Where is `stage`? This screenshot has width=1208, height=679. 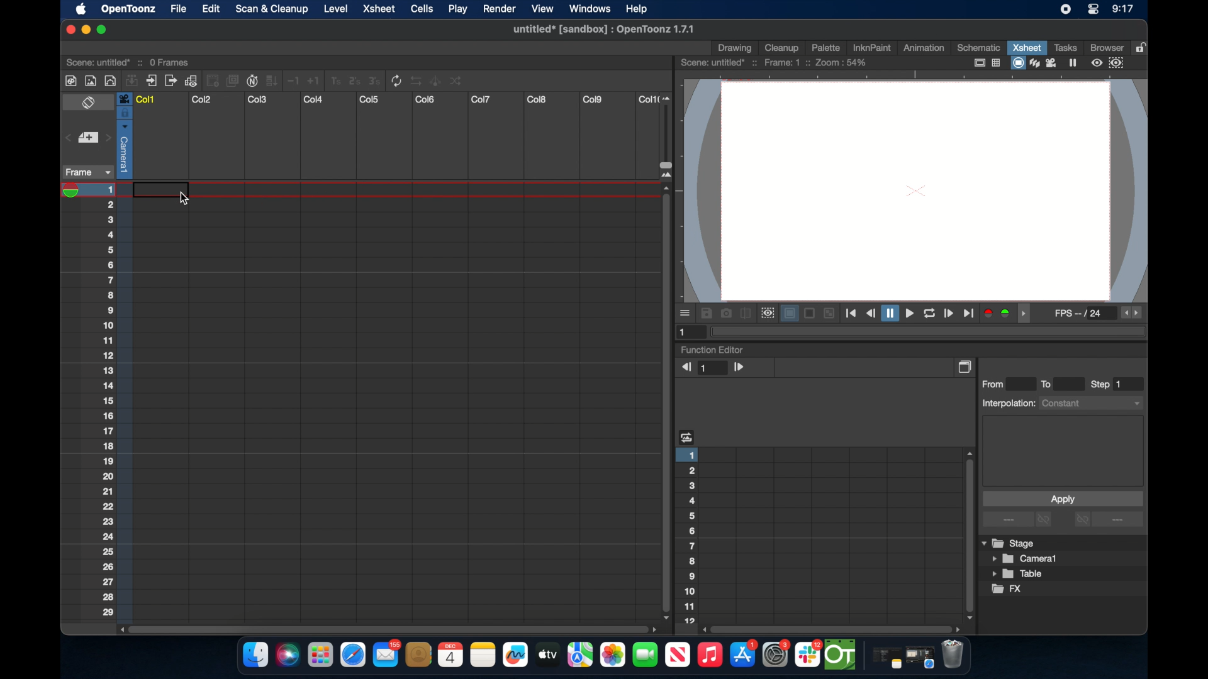 stage is located at coordinates (1009, 544).